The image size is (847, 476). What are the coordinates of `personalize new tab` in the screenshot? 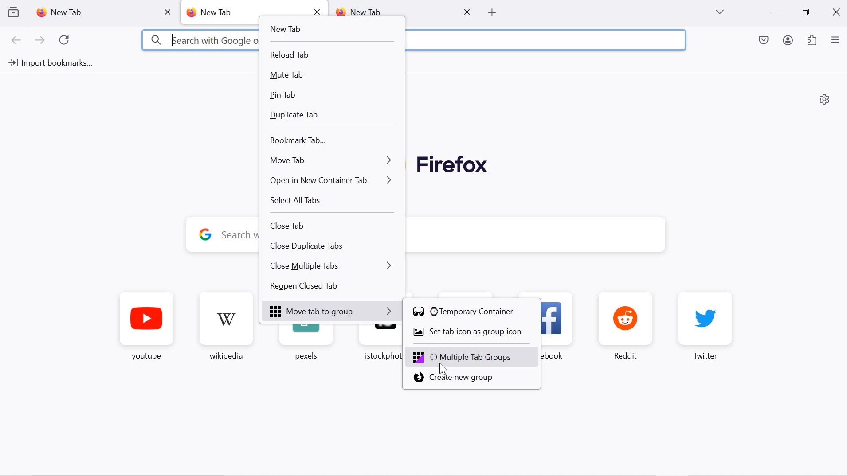 It's located at (825, 99).